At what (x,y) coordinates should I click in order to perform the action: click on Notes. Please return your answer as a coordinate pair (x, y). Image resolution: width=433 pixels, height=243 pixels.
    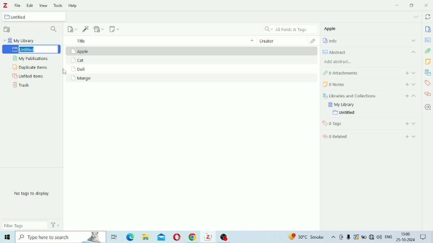
    Looking at the image, I should click on (428, 62).